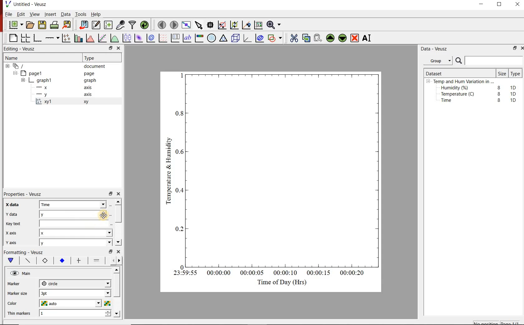 This screenshot has width=524, height=325. What do you see at coordinates (91, 38) in the screenshot?
I see `histogram of a dataset` at bounding box center [91, 38].